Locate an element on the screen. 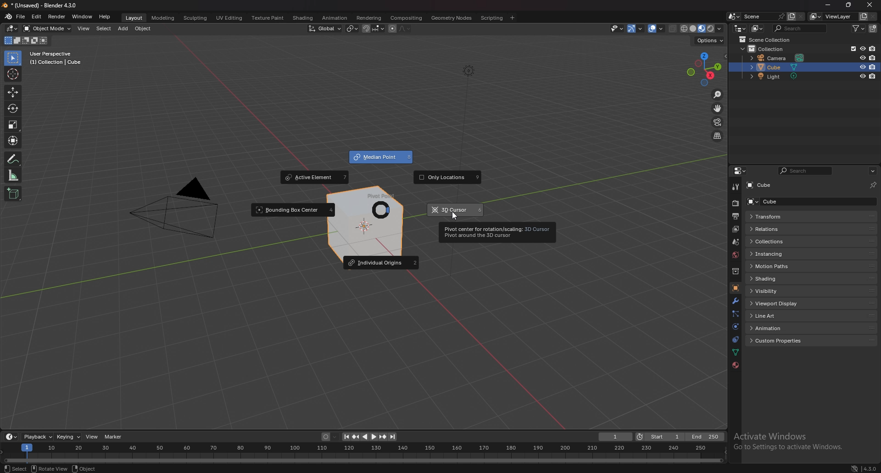 Image resolution: width=881 pixels, height=473 pixels. visibility is located at coordinates (776, 291).